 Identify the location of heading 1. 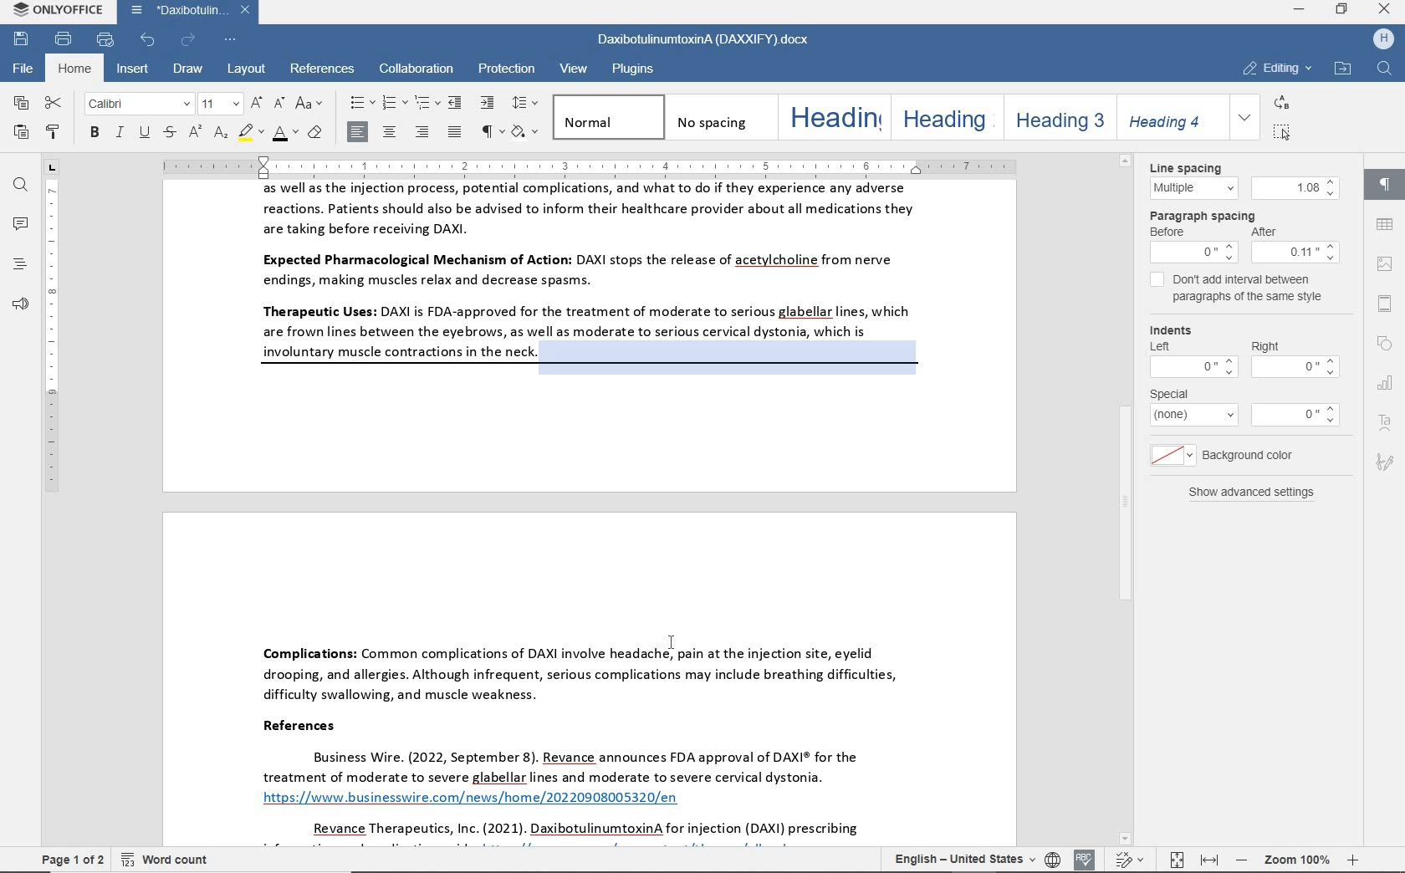
(831, 116).